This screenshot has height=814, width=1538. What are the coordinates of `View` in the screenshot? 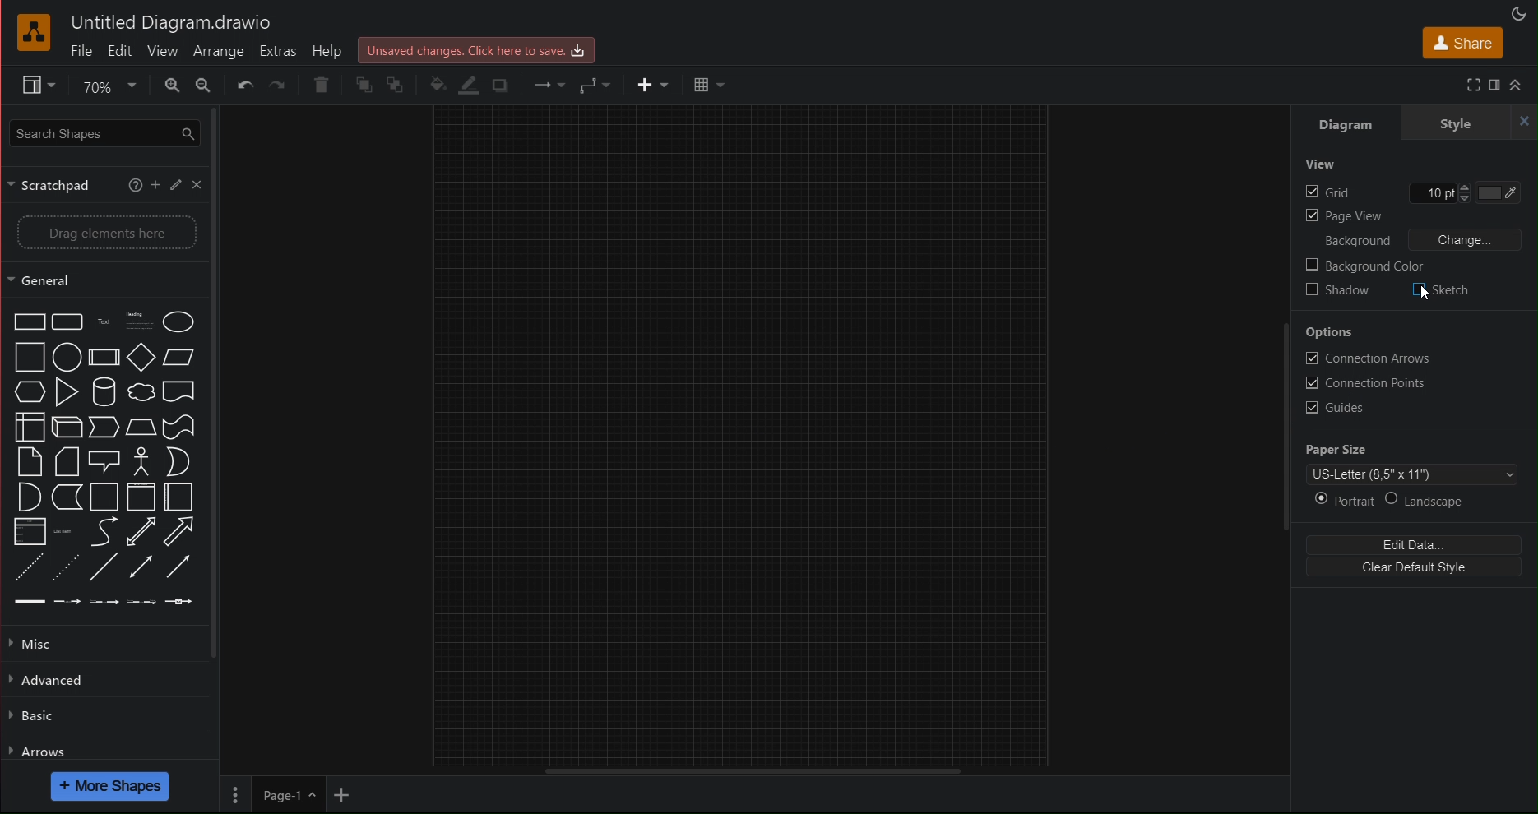 It's located at (164, 53).